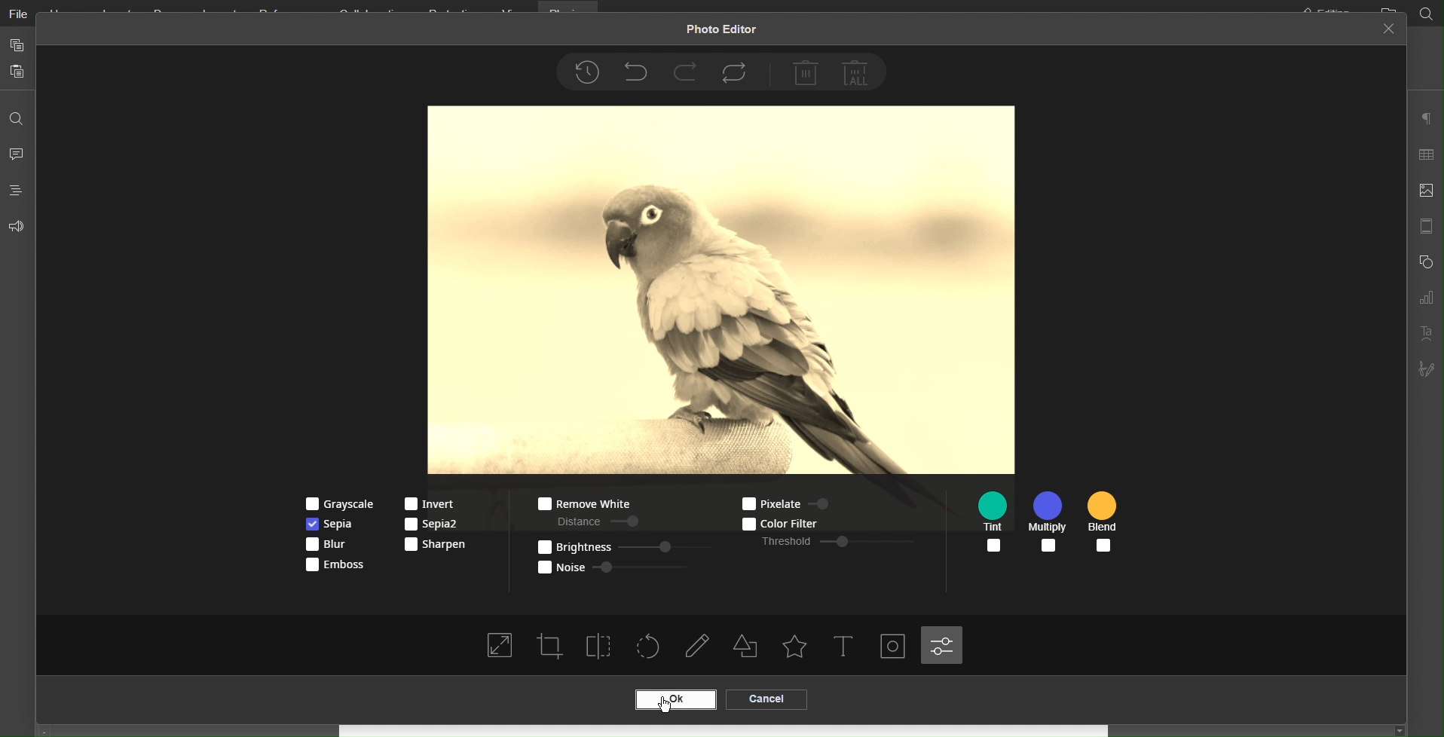 Image resolution: width=1444 pixels, height=737 pixels. I want to click on Sharpen, so click(436, 544).